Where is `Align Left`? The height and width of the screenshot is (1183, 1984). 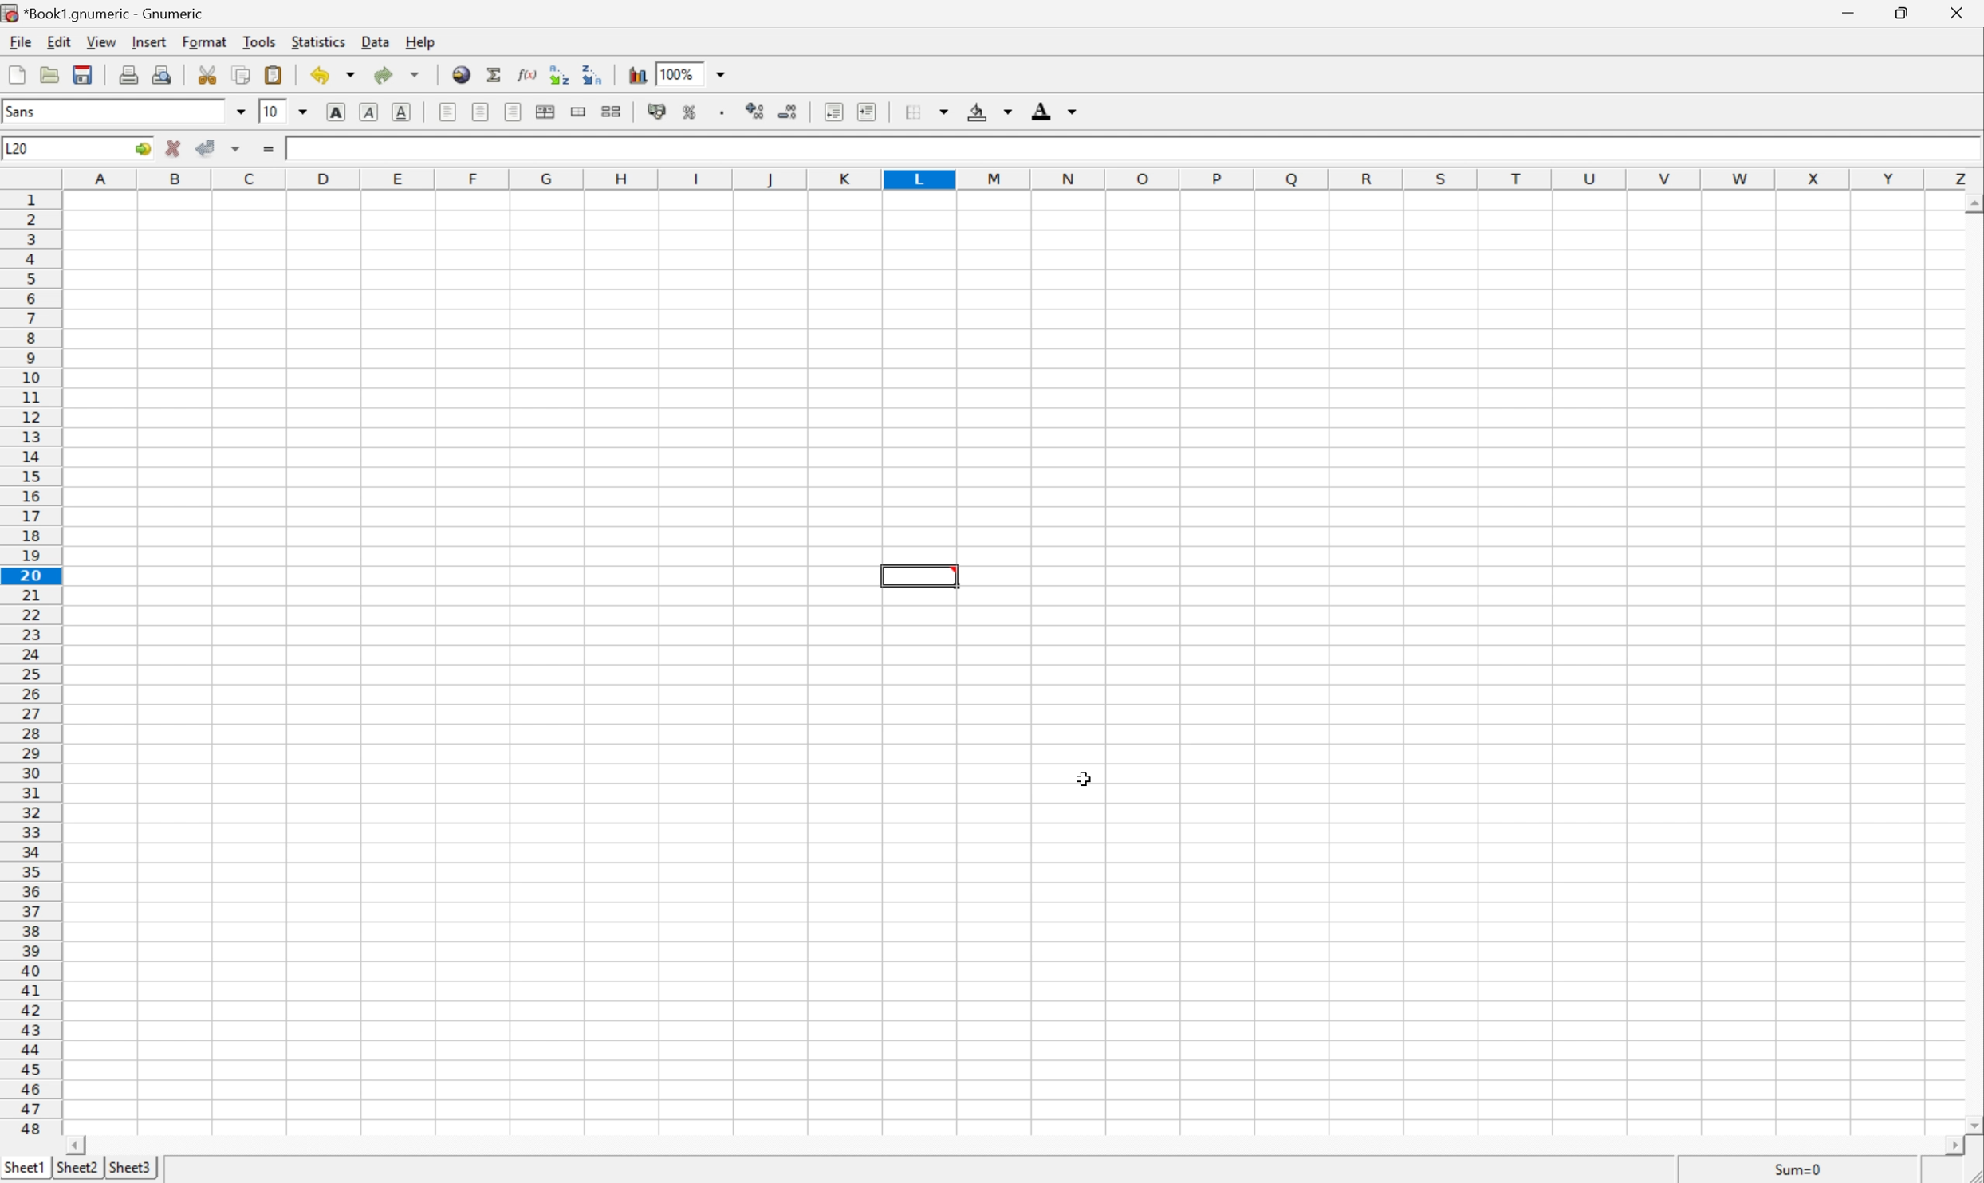 Align Left is located at coordinates (447, 113).